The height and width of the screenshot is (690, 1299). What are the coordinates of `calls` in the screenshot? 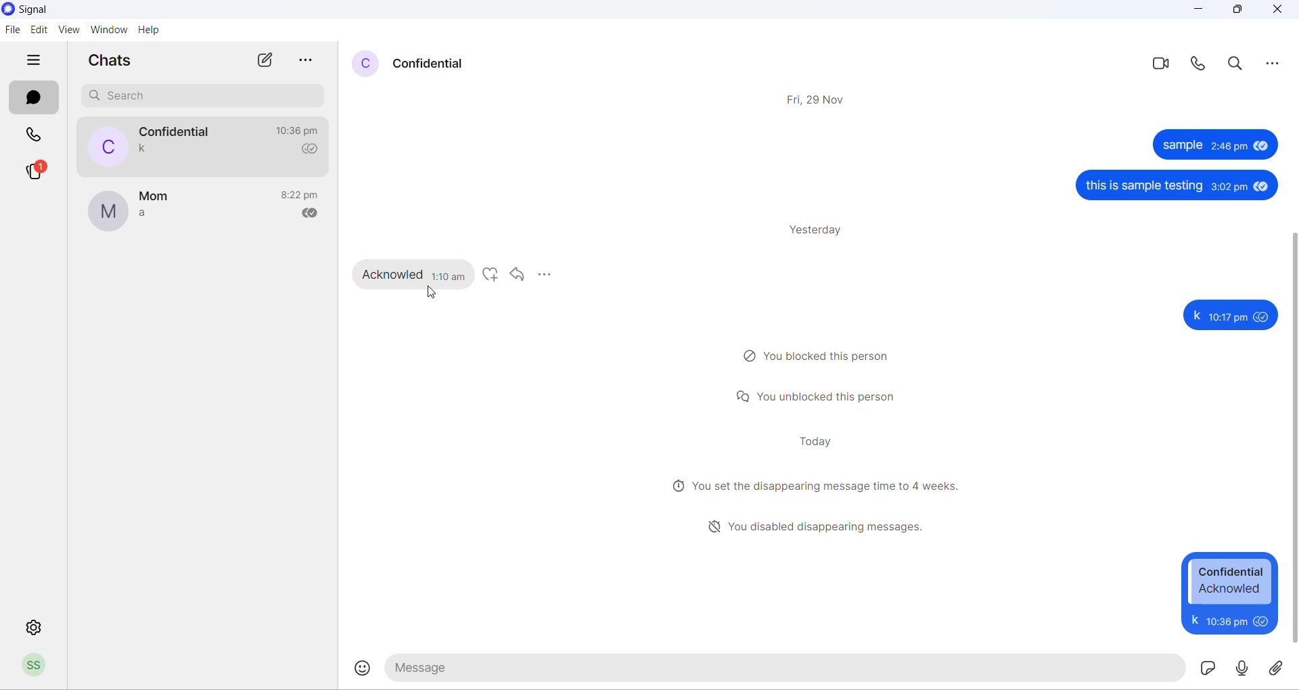 It's located at (38, 137).